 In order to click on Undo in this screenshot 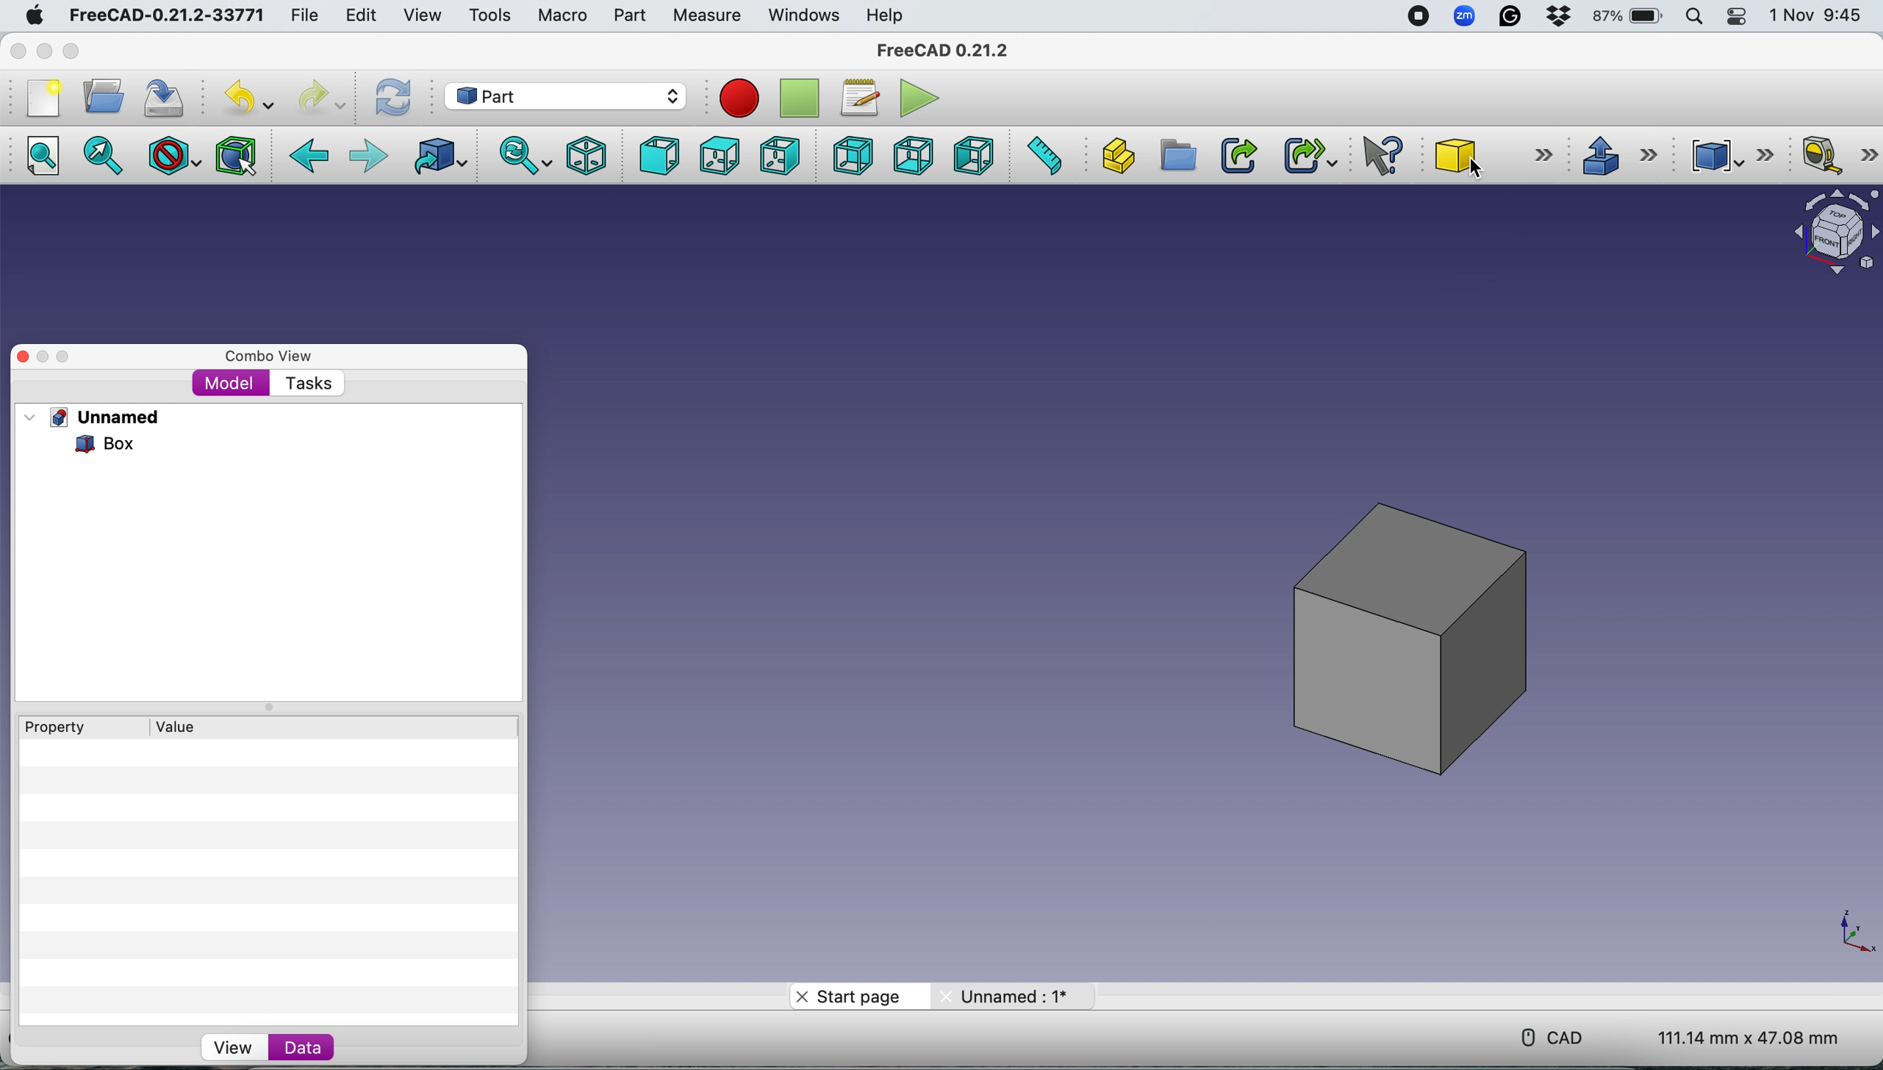, I will do `click(252, 98)`.